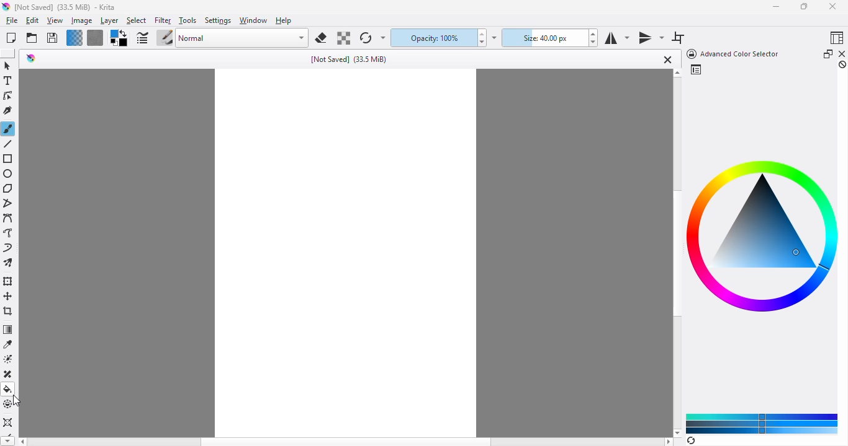 The width and height of the screenshot is (848, 446). What do you see at coordinates (321, 38) in the screenshot?
I see `set eraser mode` at bounding box center [321, 38].